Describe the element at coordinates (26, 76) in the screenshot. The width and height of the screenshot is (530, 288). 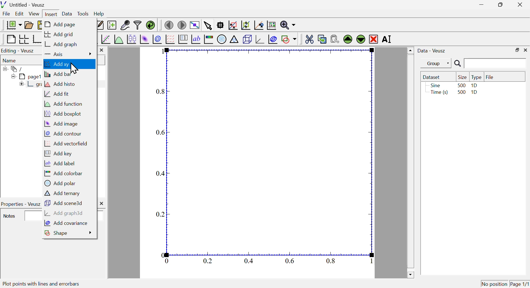
I see `page1` at that location.